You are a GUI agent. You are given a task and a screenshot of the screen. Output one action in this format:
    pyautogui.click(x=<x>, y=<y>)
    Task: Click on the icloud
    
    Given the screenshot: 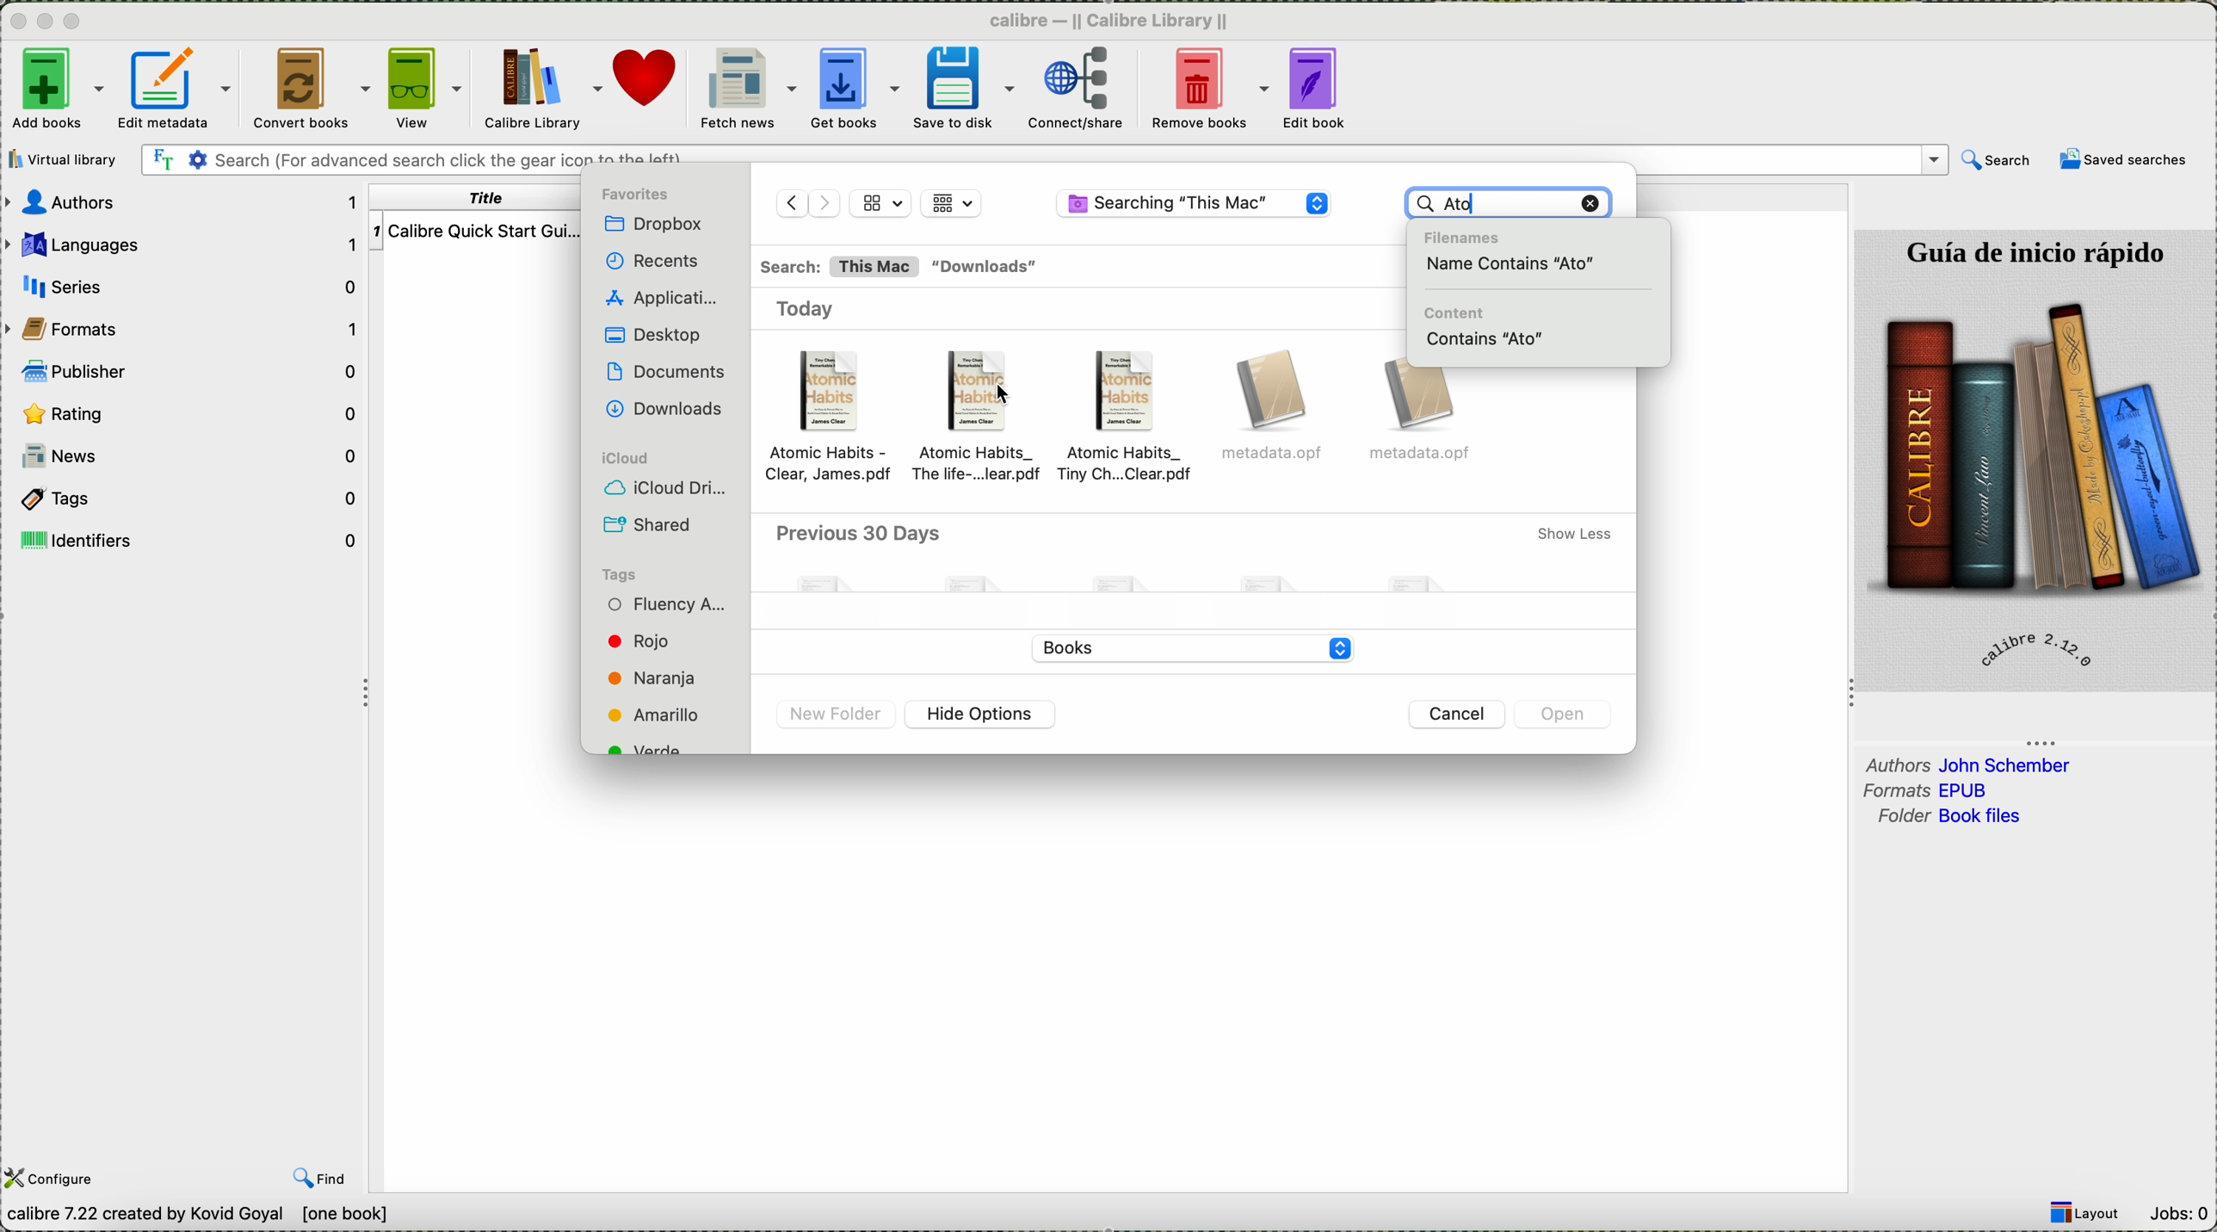 What is the action you would take?
    pyautogui.click(x=622, y=456)
    